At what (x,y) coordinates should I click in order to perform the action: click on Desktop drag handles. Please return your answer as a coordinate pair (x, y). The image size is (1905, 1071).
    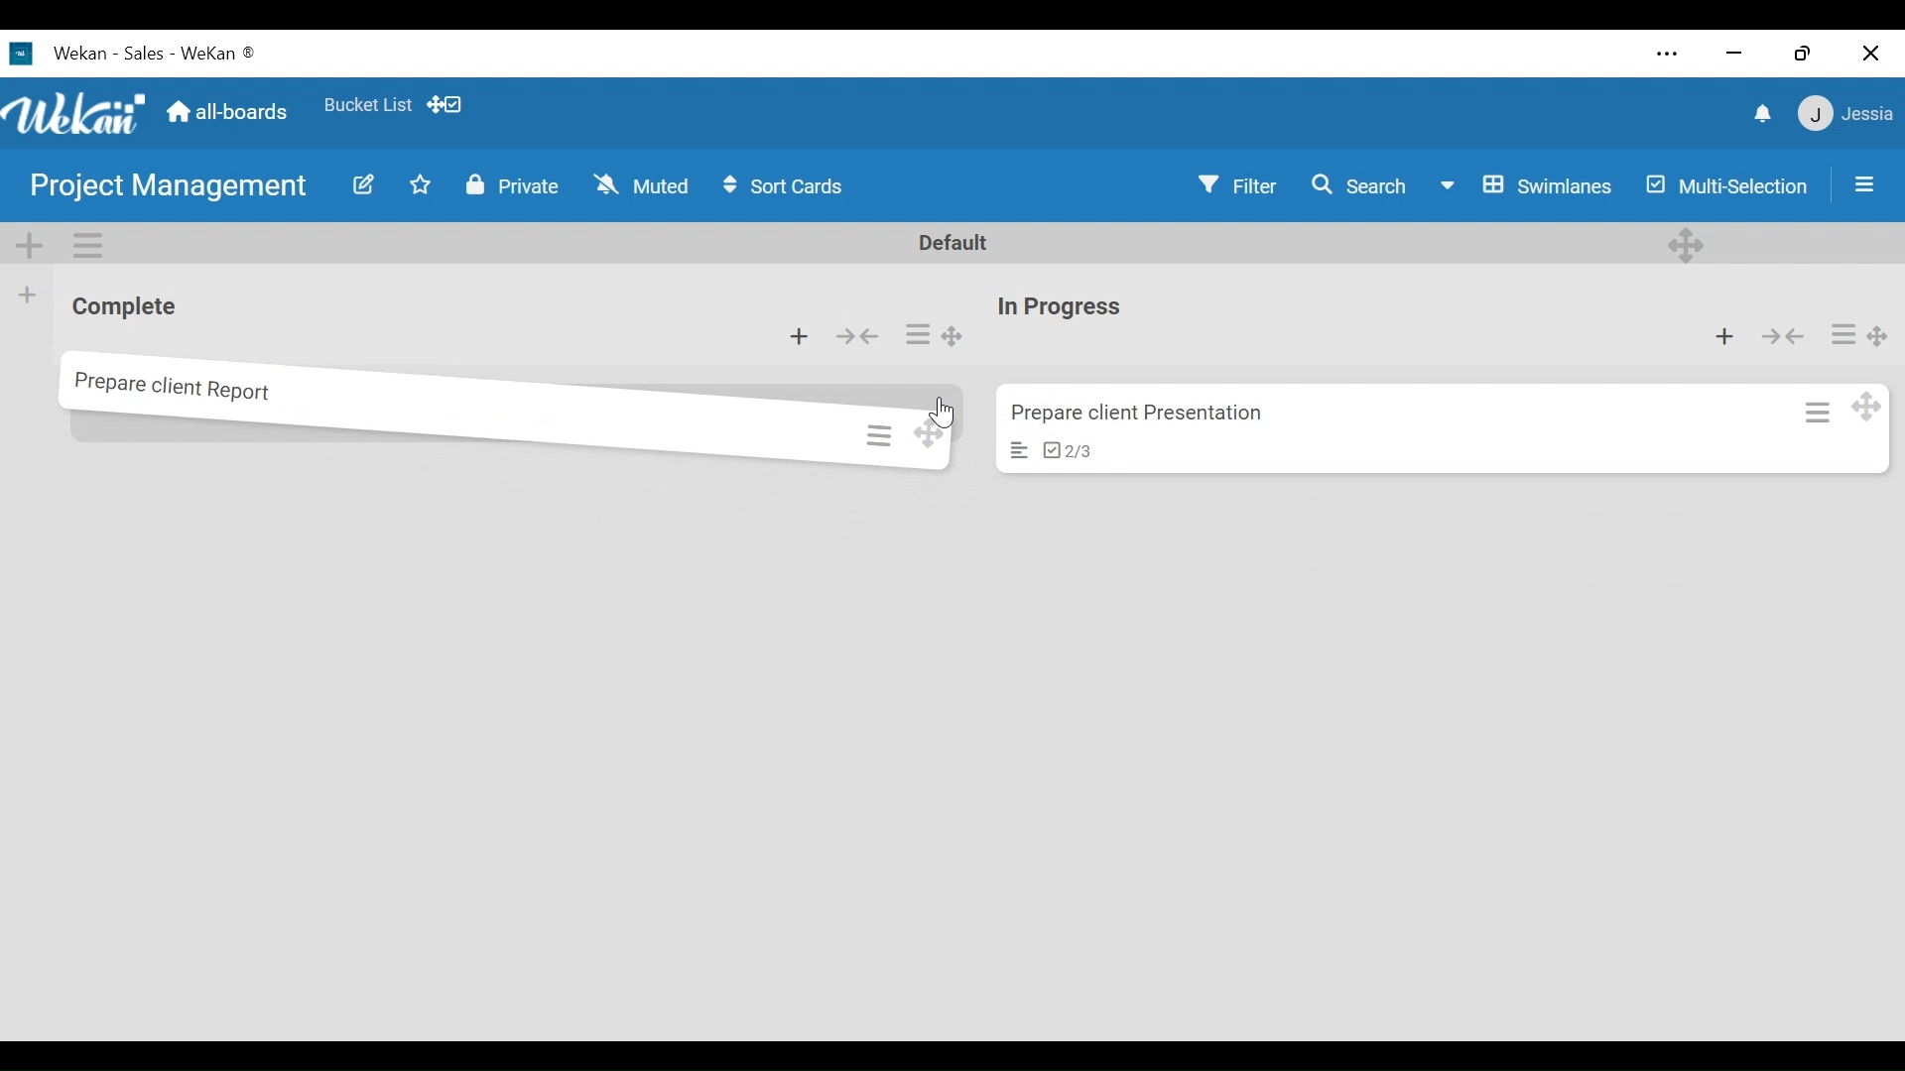
    Looking at the image, I should click on (1684, 243).